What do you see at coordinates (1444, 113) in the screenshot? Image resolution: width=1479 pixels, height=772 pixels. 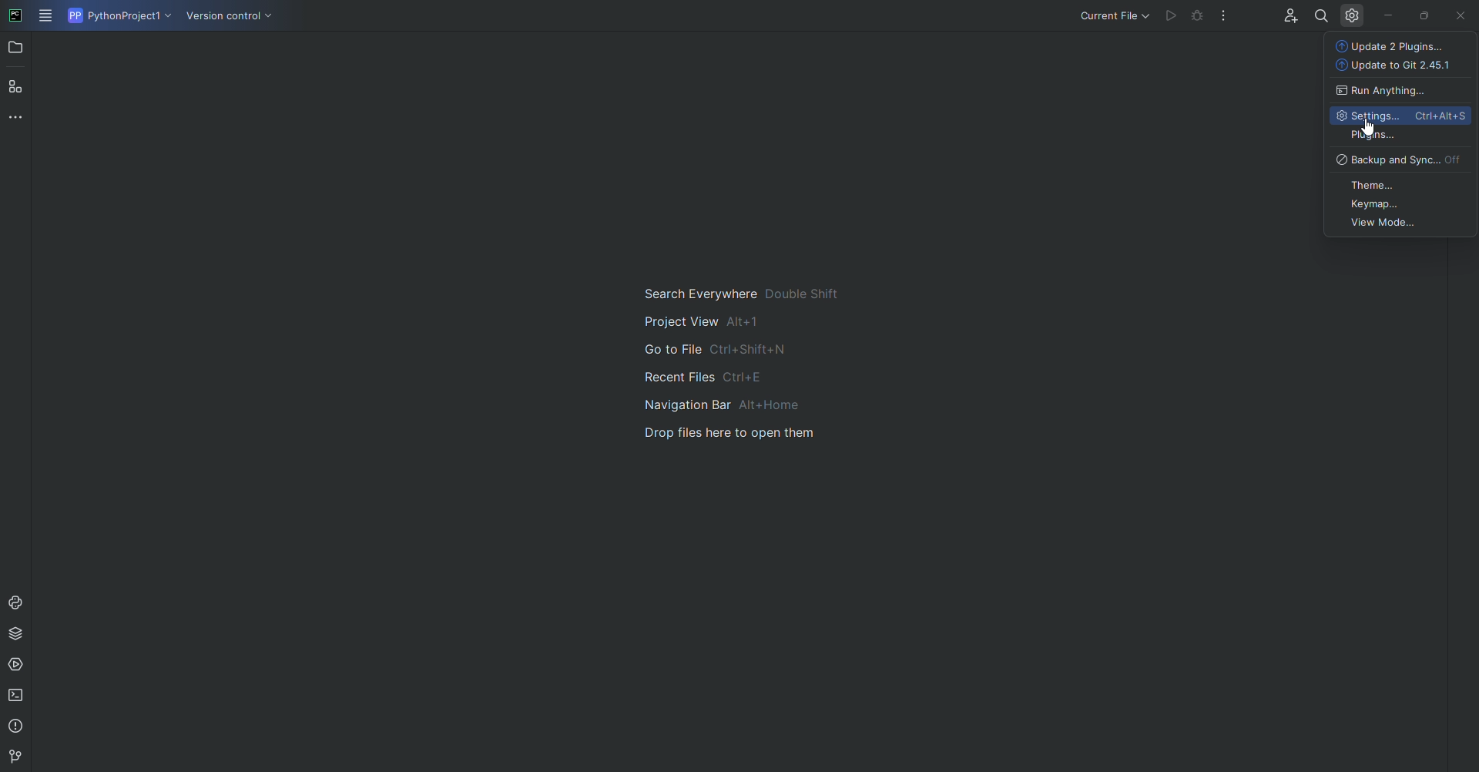 I see `shortcut` at bounding box center [1444, 113].